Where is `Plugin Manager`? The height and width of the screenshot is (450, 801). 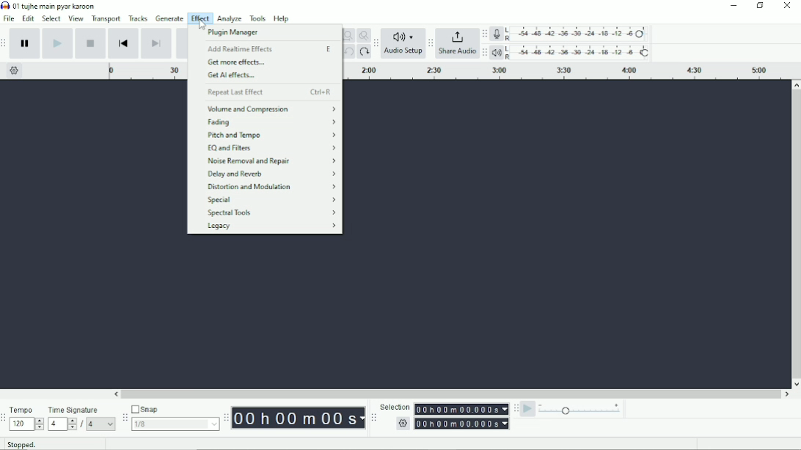
Plugin Manager is located at coordinates (242, 33).